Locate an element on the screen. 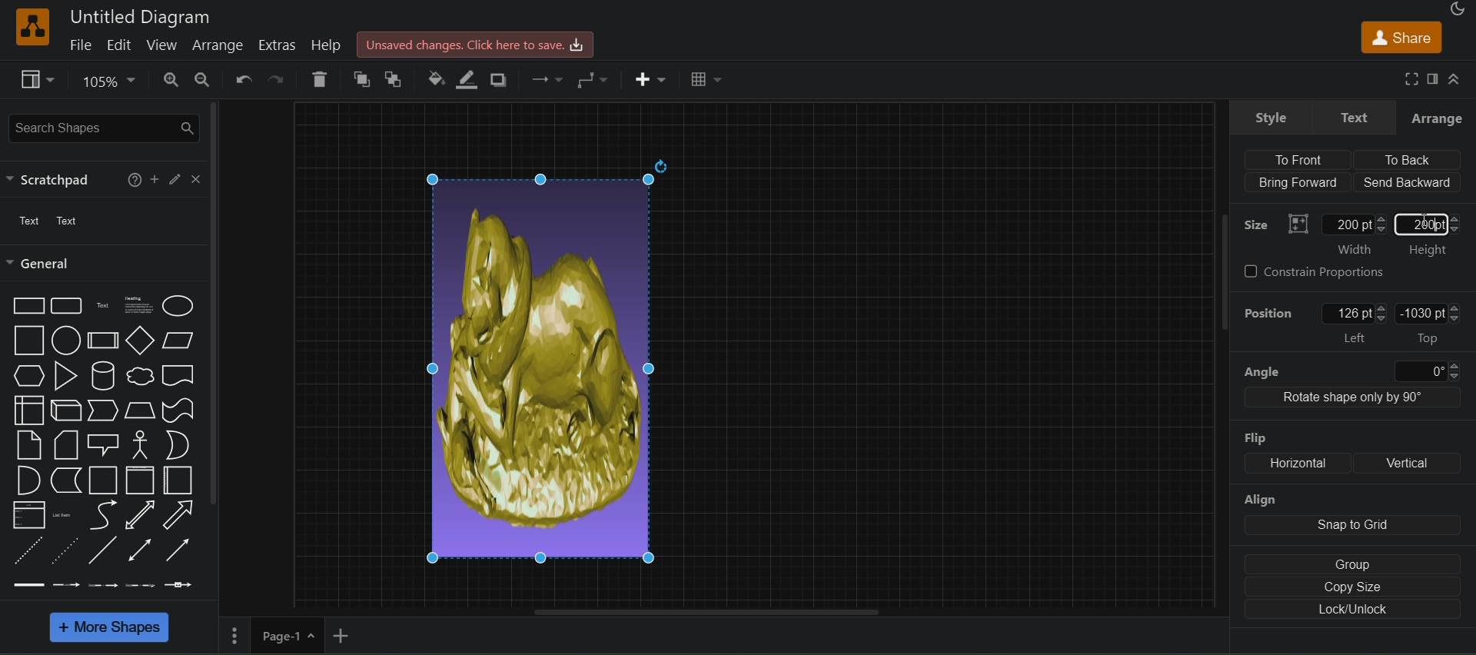 The width and height of the screenshot is (1476, 655). Unsaved changes.Click here to save. is located at coordinates (475, 43).